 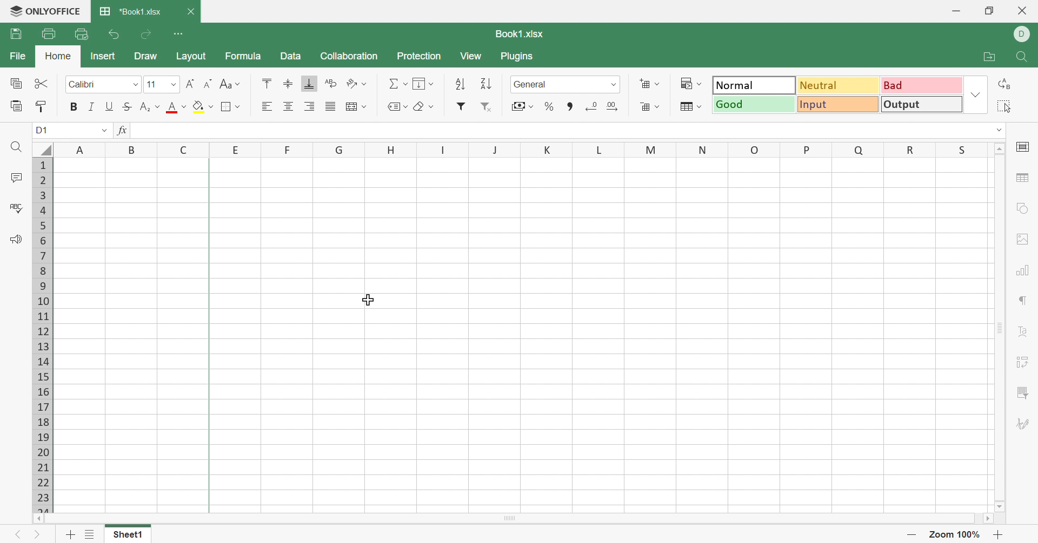 I want to click on Increment font size, so click(x=190, y=83).